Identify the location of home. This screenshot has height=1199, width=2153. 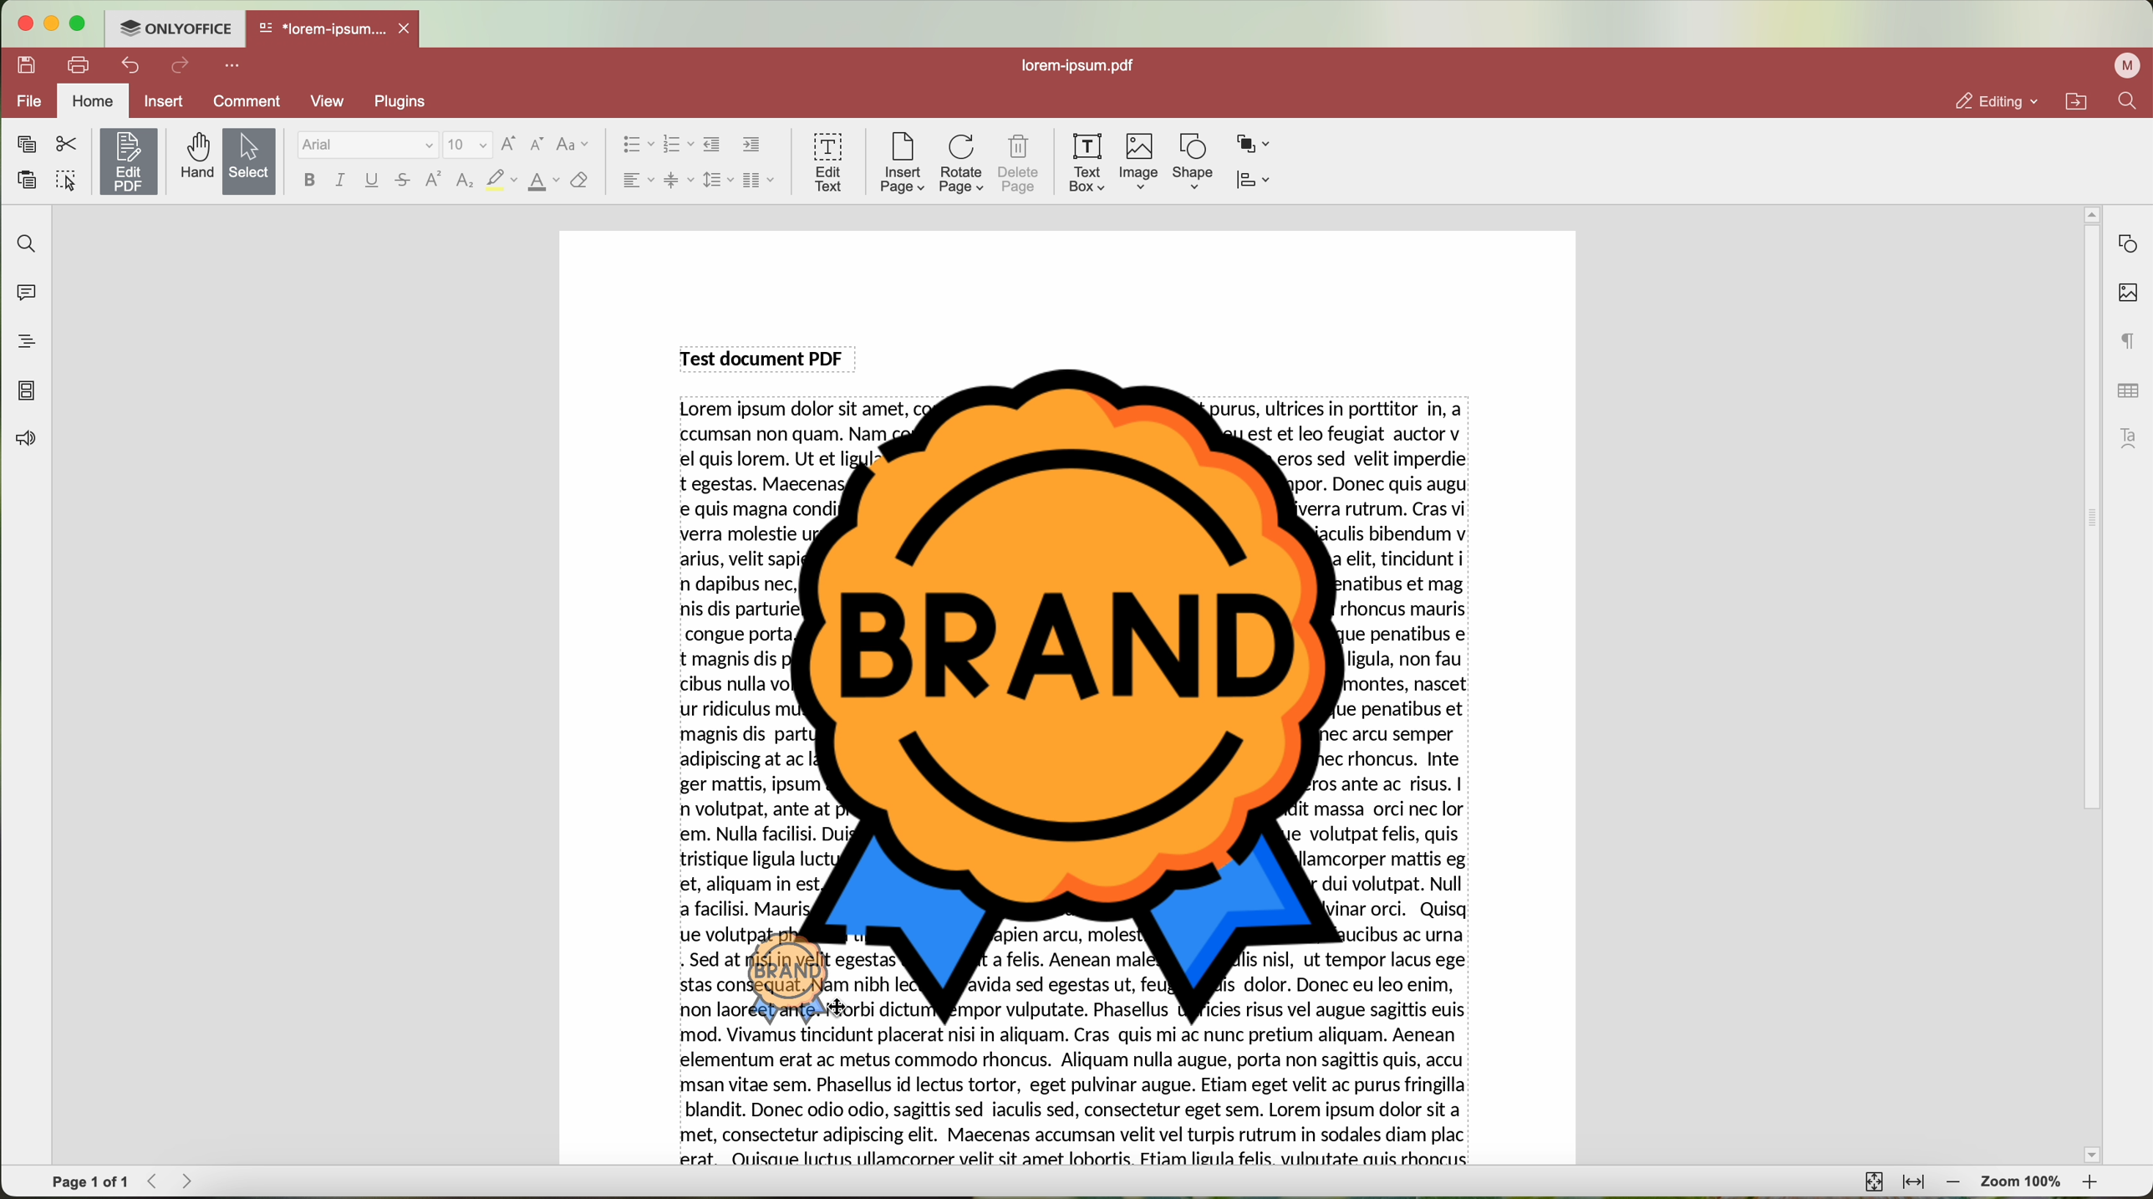
(93, 103).